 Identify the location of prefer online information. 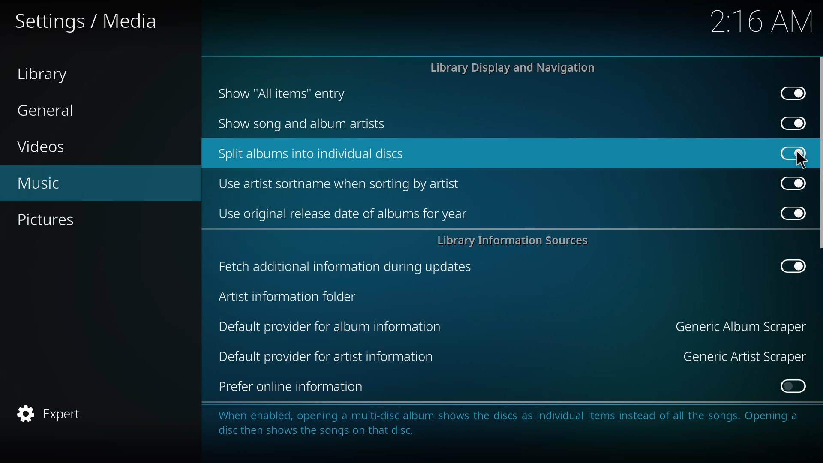
(290, 388).